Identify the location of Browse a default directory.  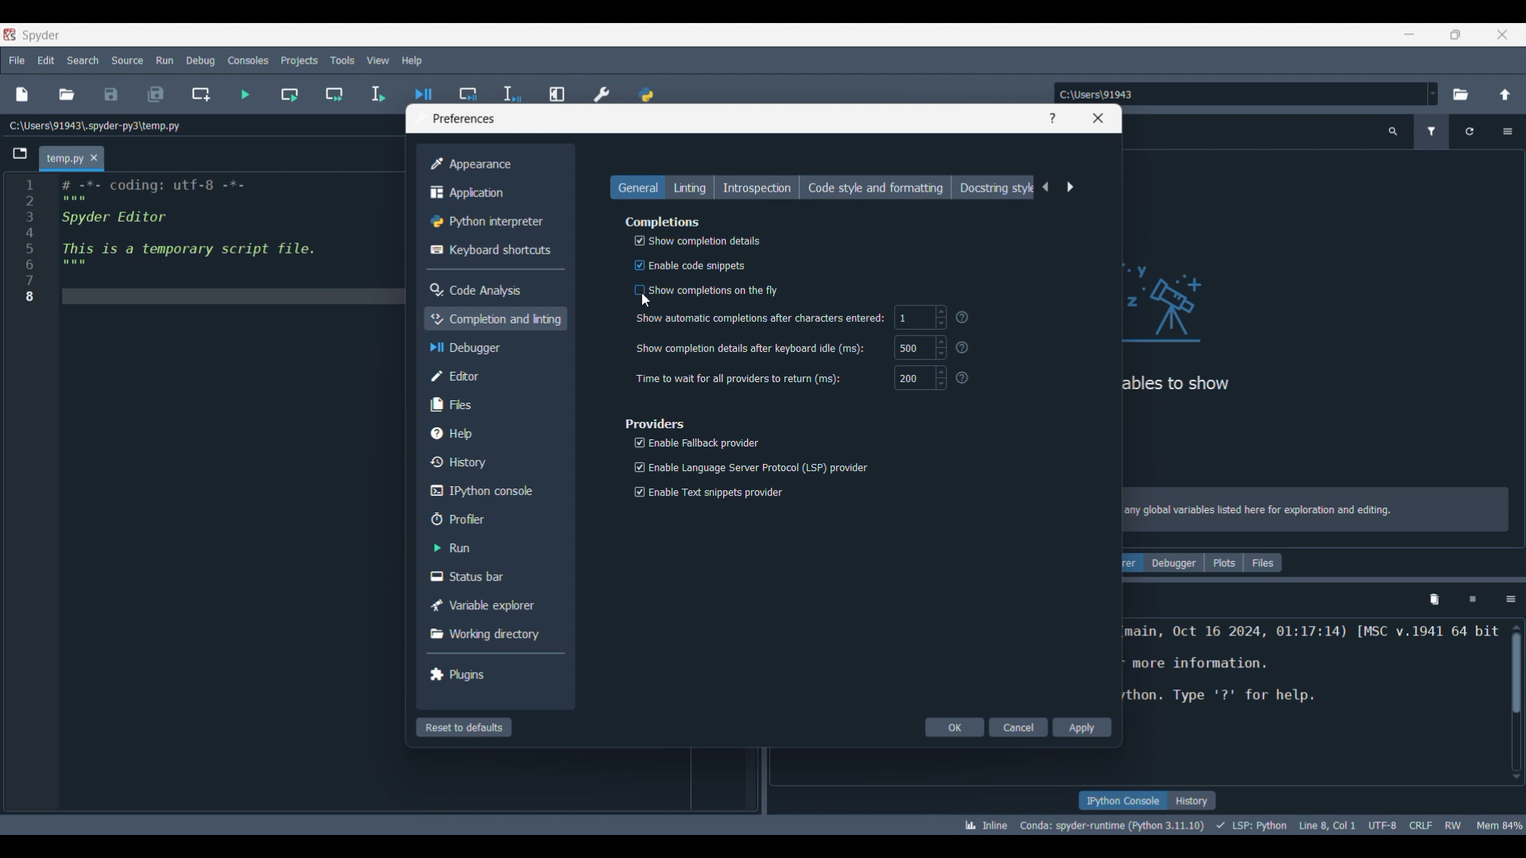
(1461, 95).